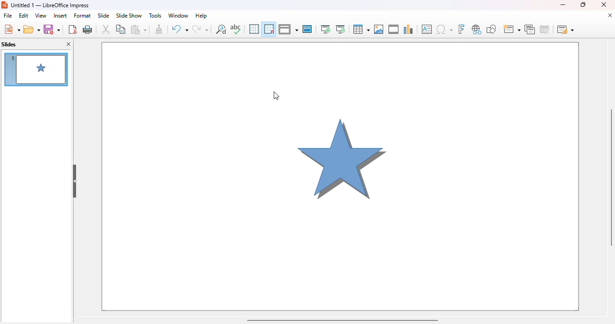 This screenshot has width=615, height=324. I want to click on cut, so click(106, 29).